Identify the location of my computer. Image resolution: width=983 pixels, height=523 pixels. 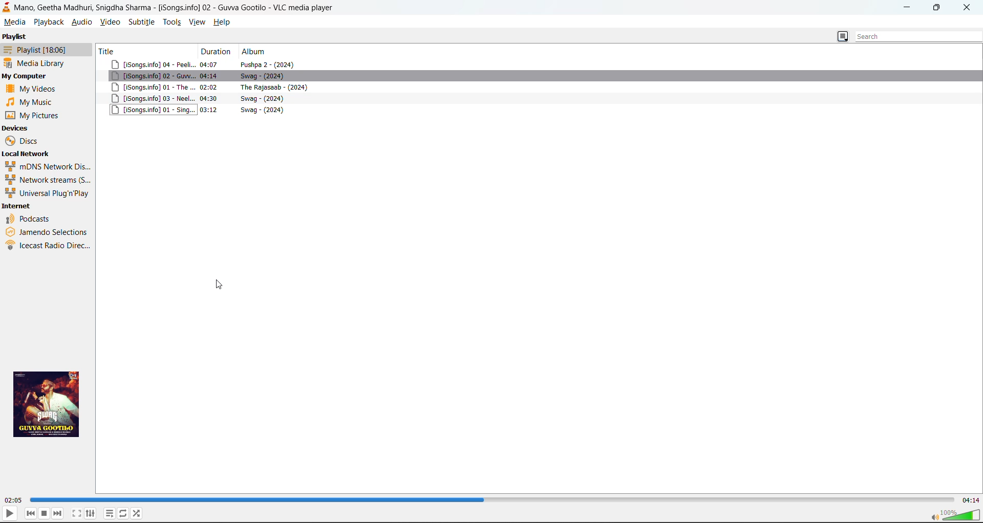
(25, 76).